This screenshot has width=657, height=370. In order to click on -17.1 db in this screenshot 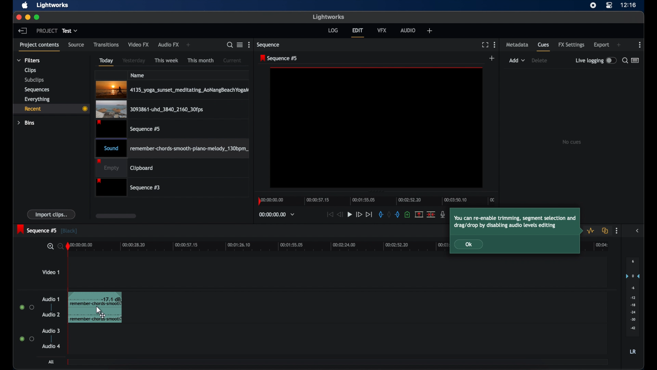, I will do `click(111, 300)`.